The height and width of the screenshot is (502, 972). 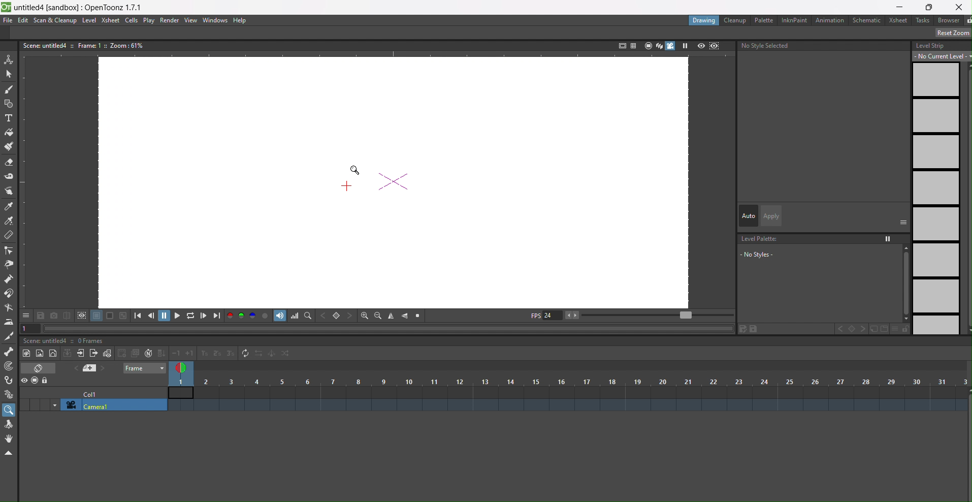 I want to click on drawing, so click(x=704, y=20).